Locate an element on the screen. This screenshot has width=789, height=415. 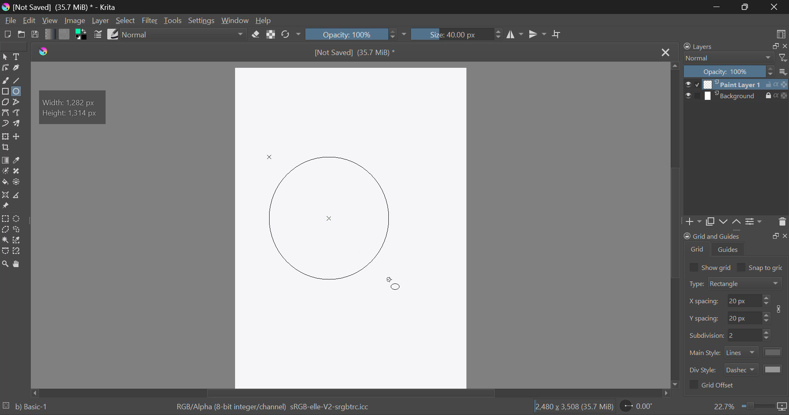
DRAG_TO Cursor Position is located at coordinates (395, 286).